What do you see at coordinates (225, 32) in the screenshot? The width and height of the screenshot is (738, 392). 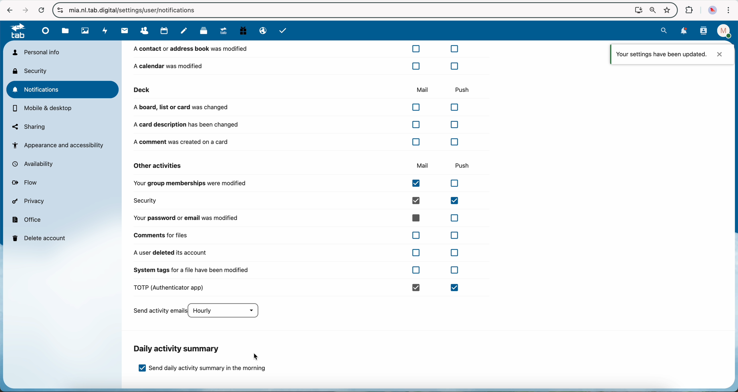 I see `upgrade` at bounding box center [225, 32].